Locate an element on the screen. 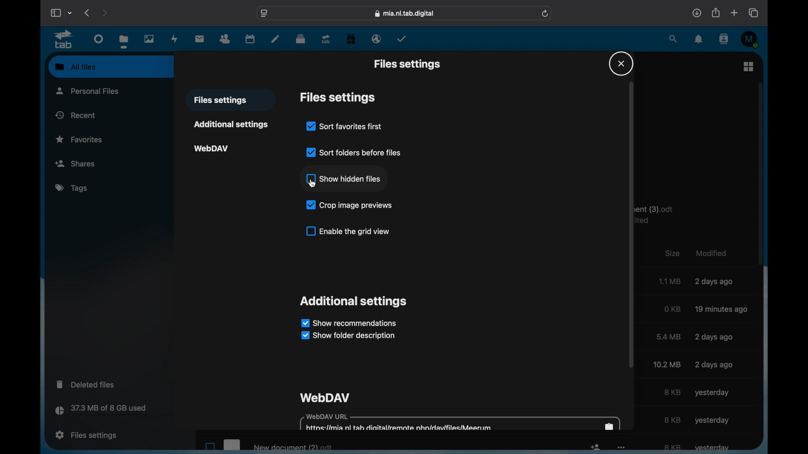 The image size is (808, 454). size is located at coordinates (672, 393).